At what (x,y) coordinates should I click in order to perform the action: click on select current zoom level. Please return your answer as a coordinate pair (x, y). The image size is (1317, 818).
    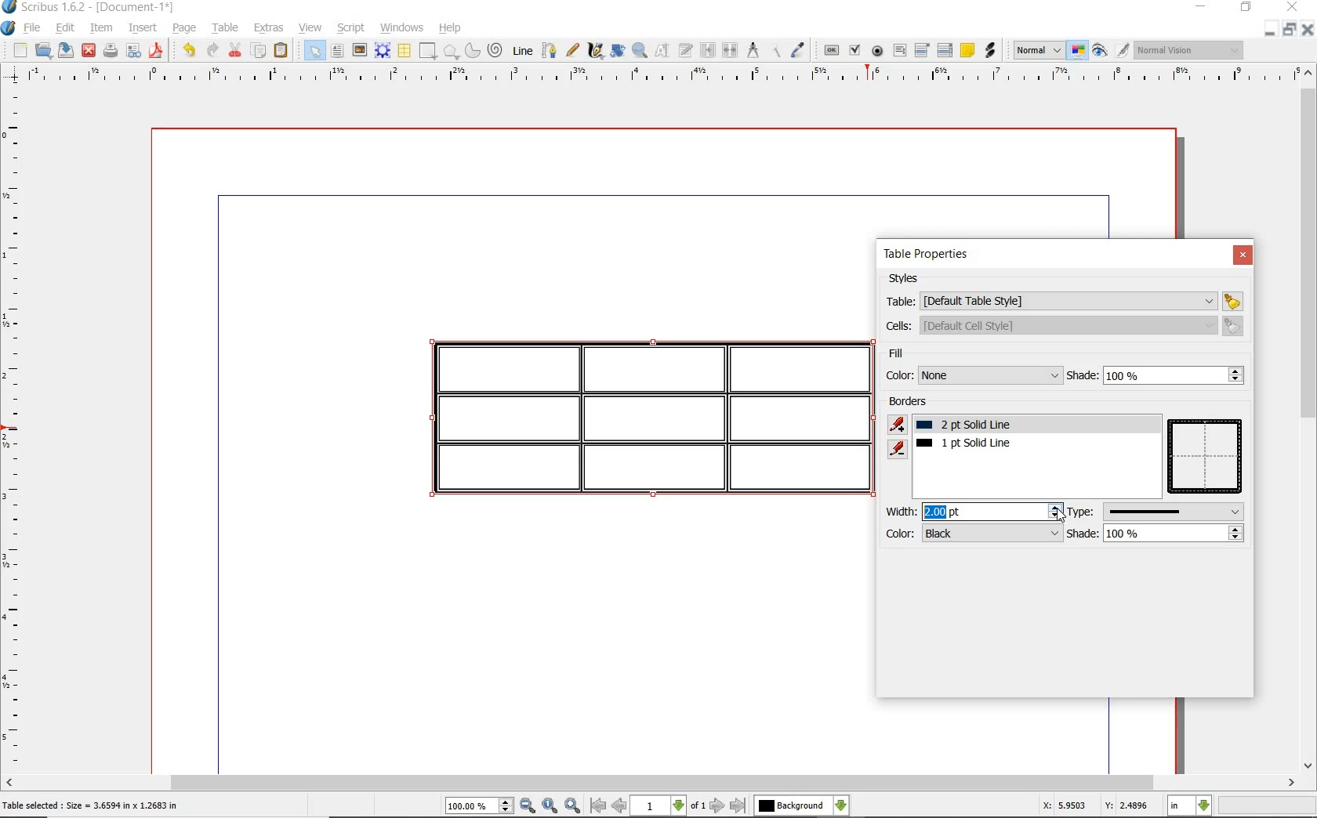
    Looking at the image, I should click on (480, 806).